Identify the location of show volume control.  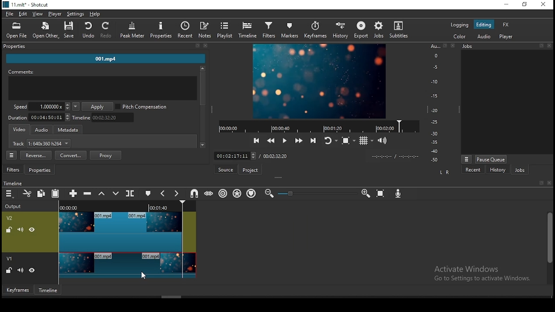
(383, 142).